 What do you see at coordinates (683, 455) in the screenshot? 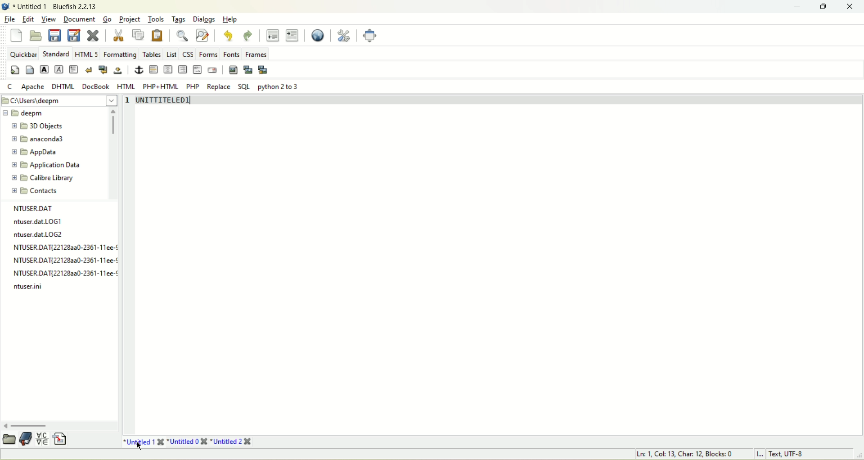
I see `Ln, Col, Char, Blocks` at bounding box center [683, 455].